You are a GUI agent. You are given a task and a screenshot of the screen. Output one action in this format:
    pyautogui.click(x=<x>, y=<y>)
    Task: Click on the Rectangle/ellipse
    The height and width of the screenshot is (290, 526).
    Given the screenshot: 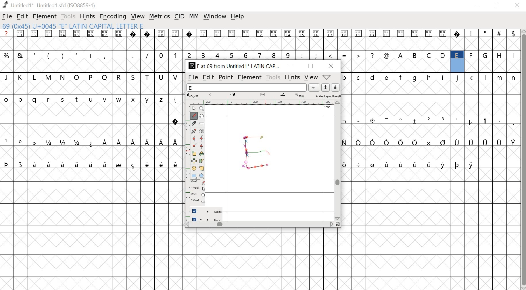 What is the action you would take?
    pyautogui.click(x=194, y=176)
    